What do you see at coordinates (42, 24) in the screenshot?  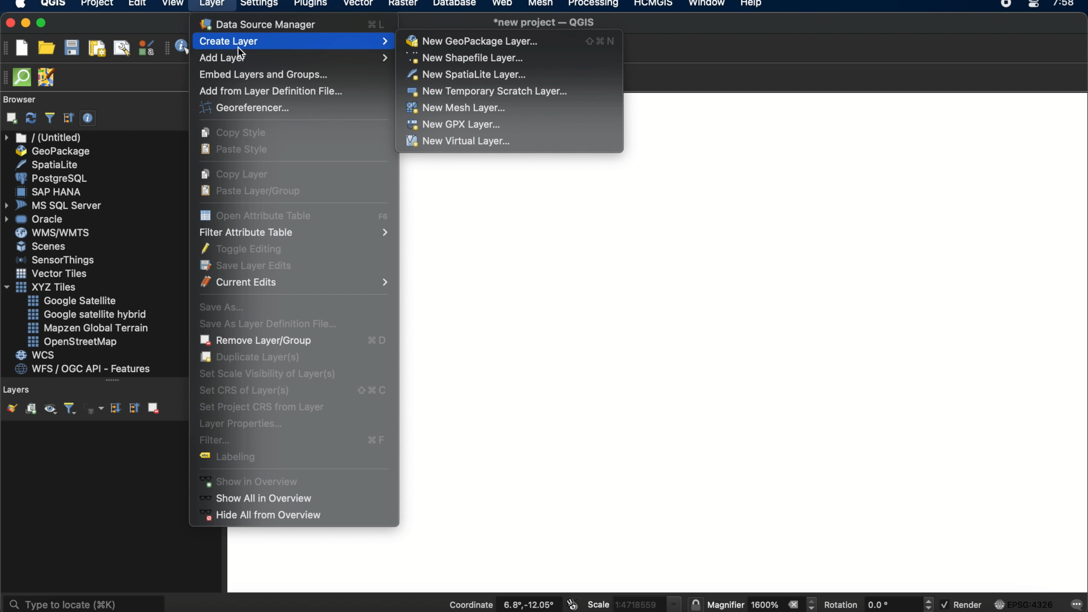 I see `maximize` at bounding box center [42, 24].